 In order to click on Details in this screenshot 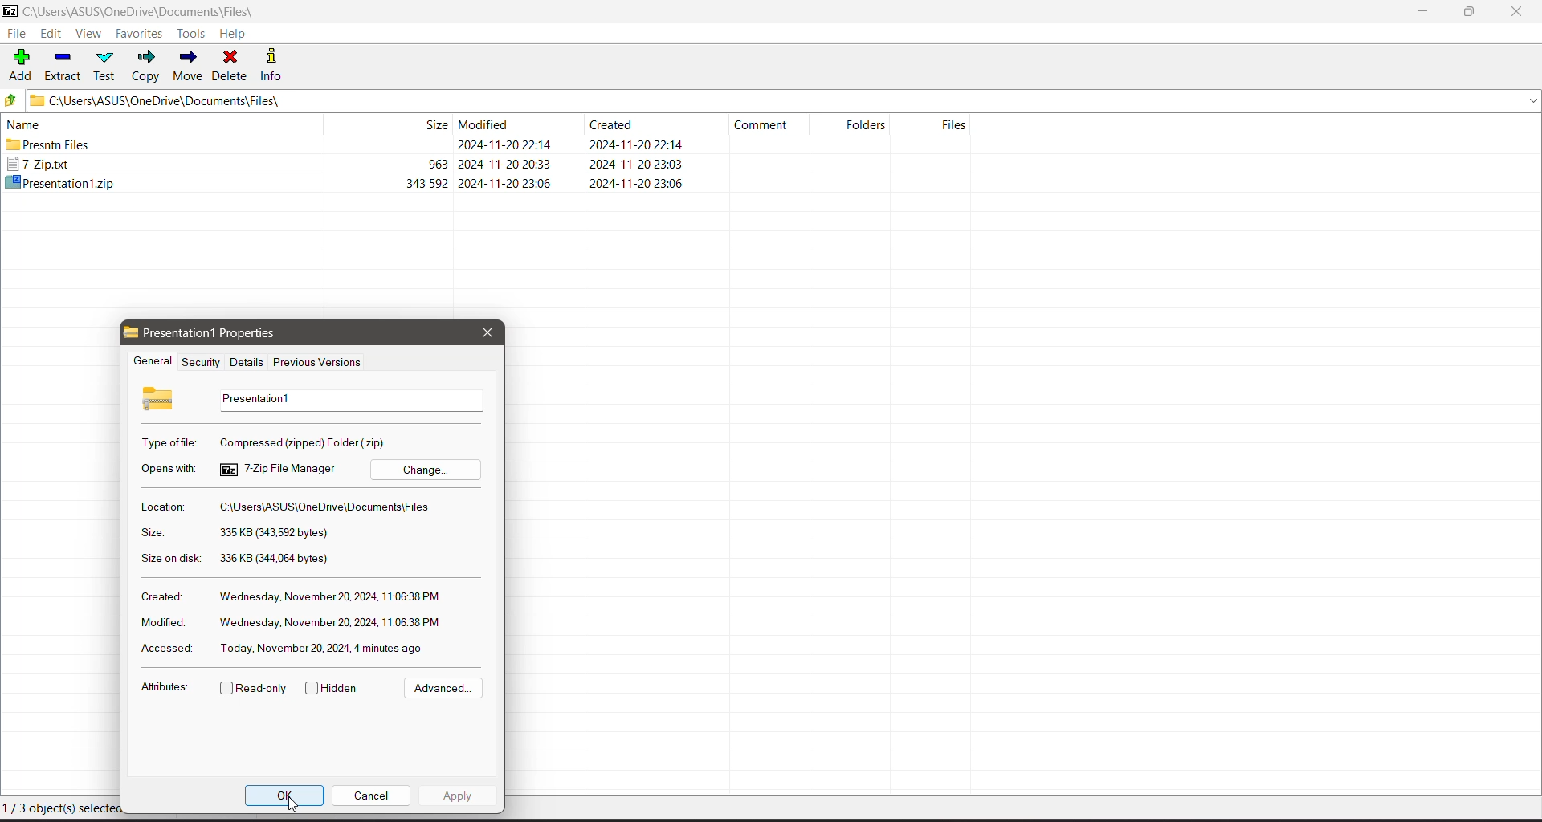, I will do `click(244, 362)`.